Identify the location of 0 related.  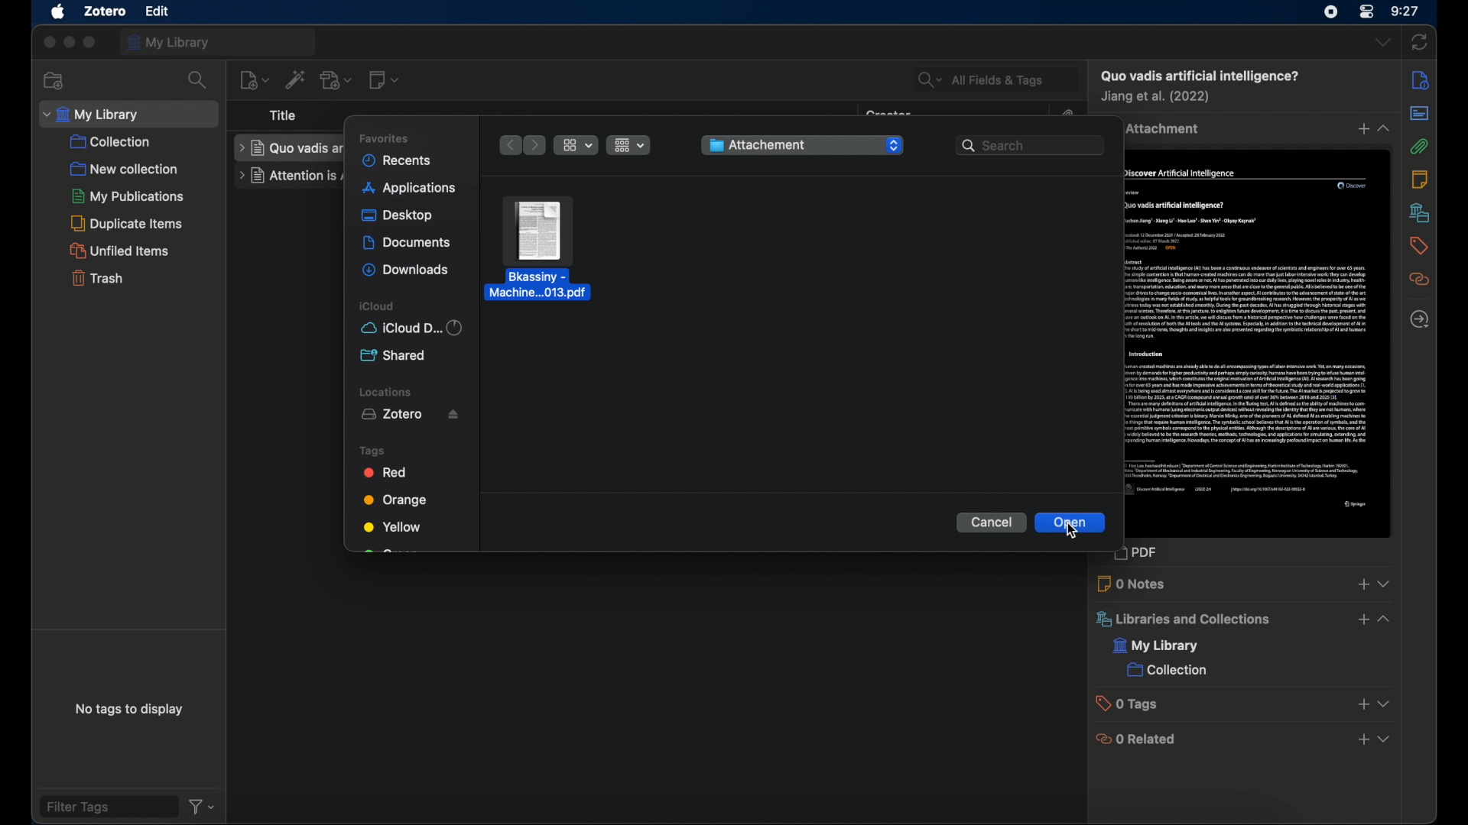
(1138, 739).